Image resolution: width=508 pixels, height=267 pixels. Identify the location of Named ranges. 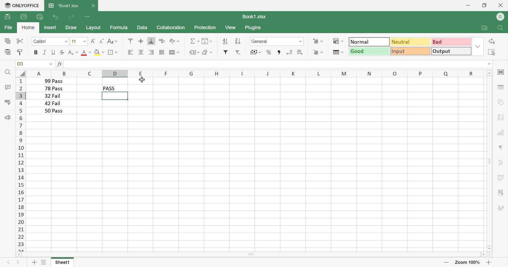
(194, 52).